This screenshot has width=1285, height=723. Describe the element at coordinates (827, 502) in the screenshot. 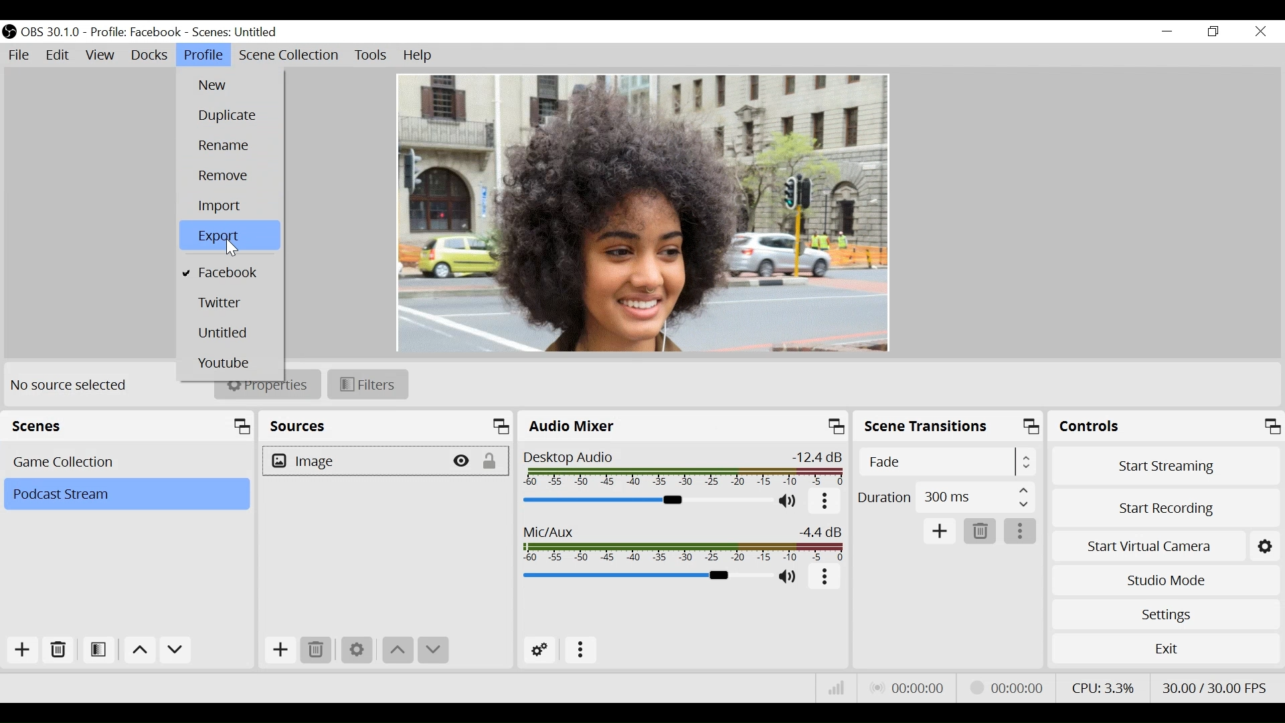

I see `More options` at that location.